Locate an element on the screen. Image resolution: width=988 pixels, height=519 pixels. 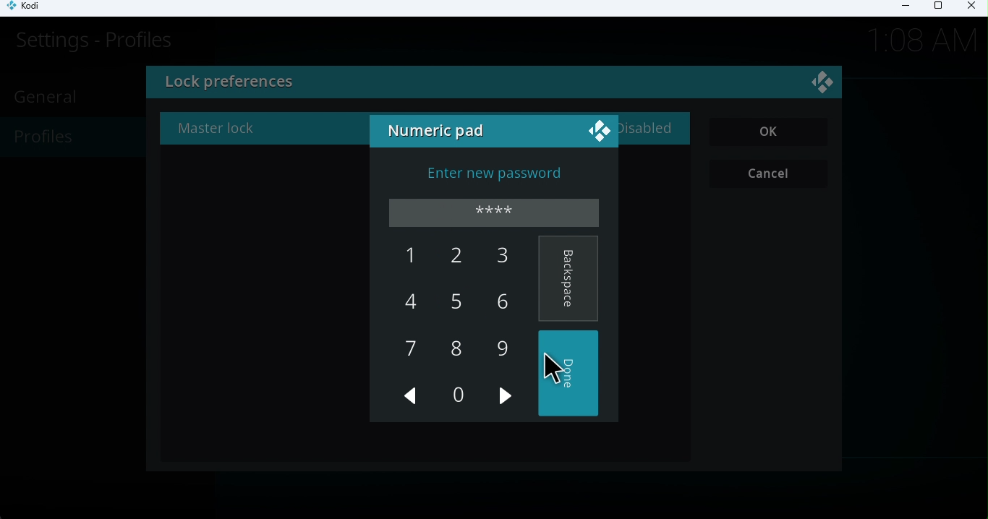
3 is located at coordinates (494, 257).